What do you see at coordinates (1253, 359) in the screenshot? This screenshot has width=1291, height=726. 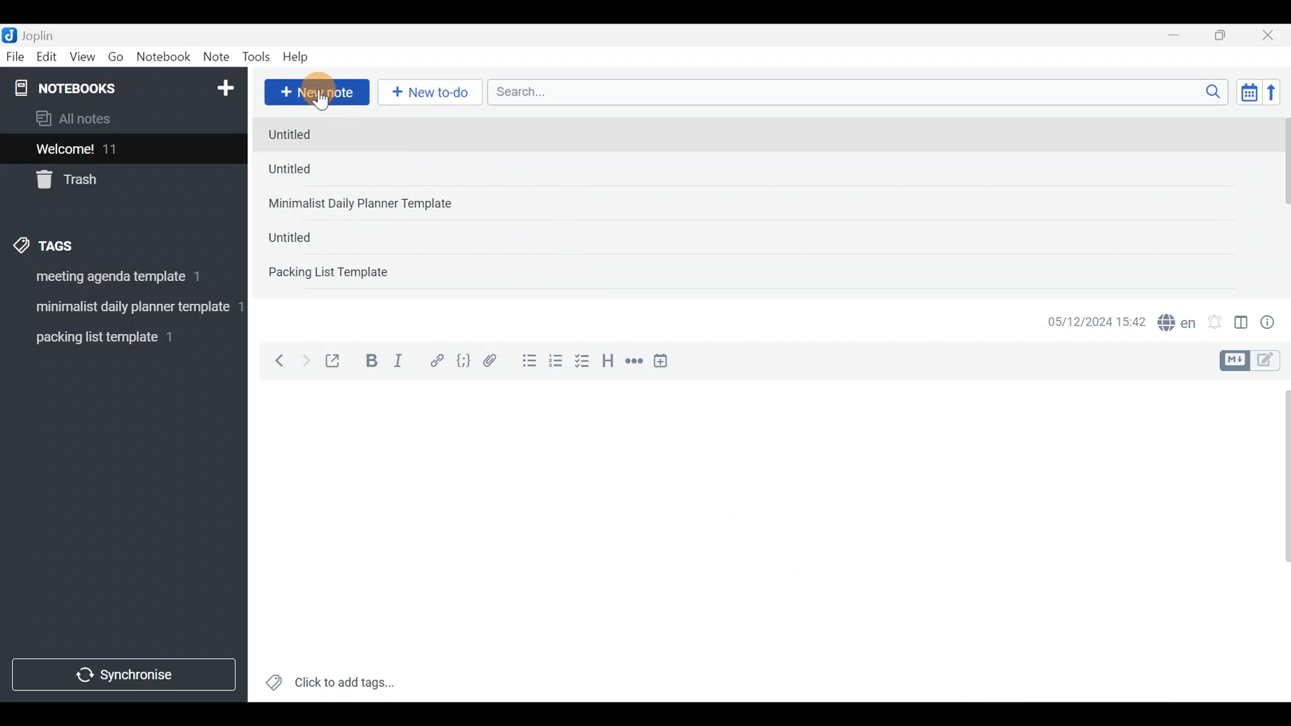 I see `Toggle editors` at bounding box center [1253, 359].